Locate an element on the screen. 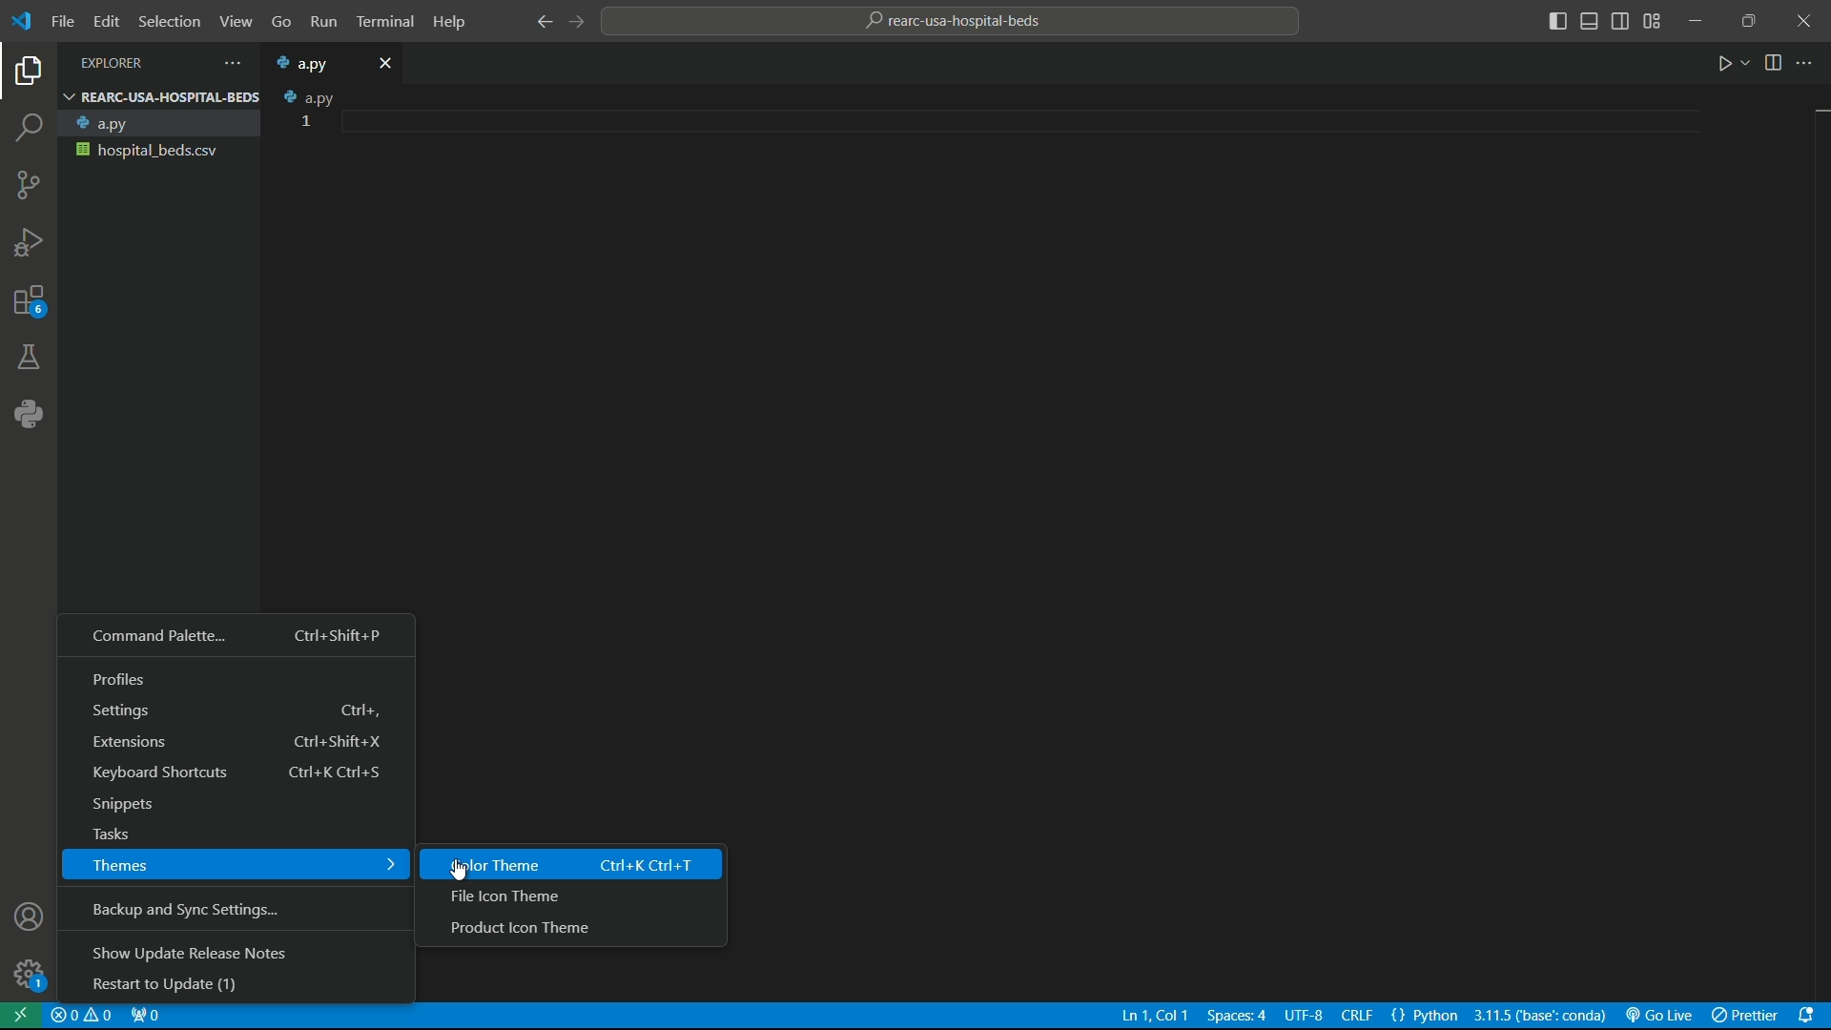 The image size is (1831, 1030). command palette is located at coordinates (237, 637).